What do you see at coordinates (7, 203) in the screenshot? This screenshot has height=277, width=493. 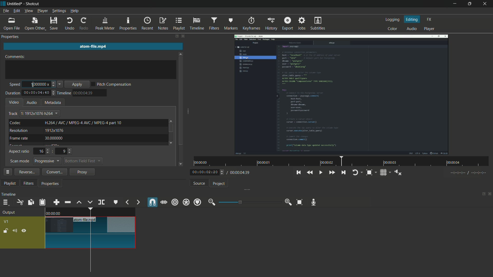 I see `timeline menu` at bounding box center [7, 203].